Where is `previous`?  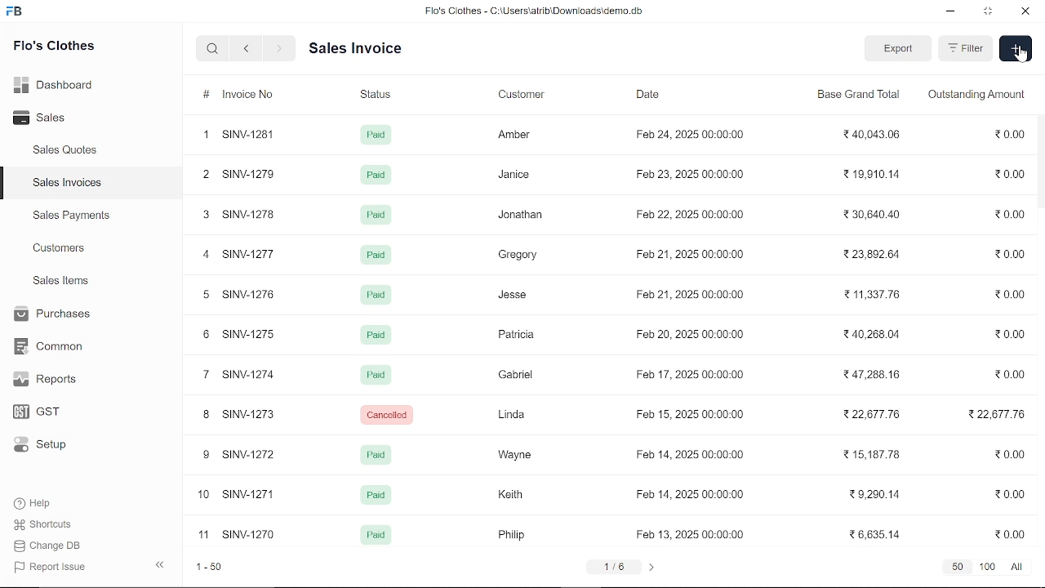
previous is located at coordinates (158, 565).